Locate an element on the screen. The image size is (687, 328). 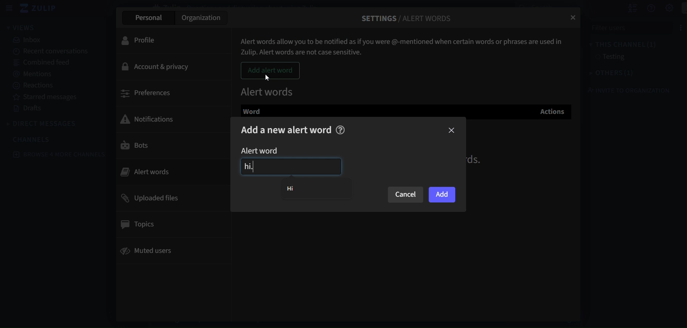
starredmessages is located at coordinates (48, 97).